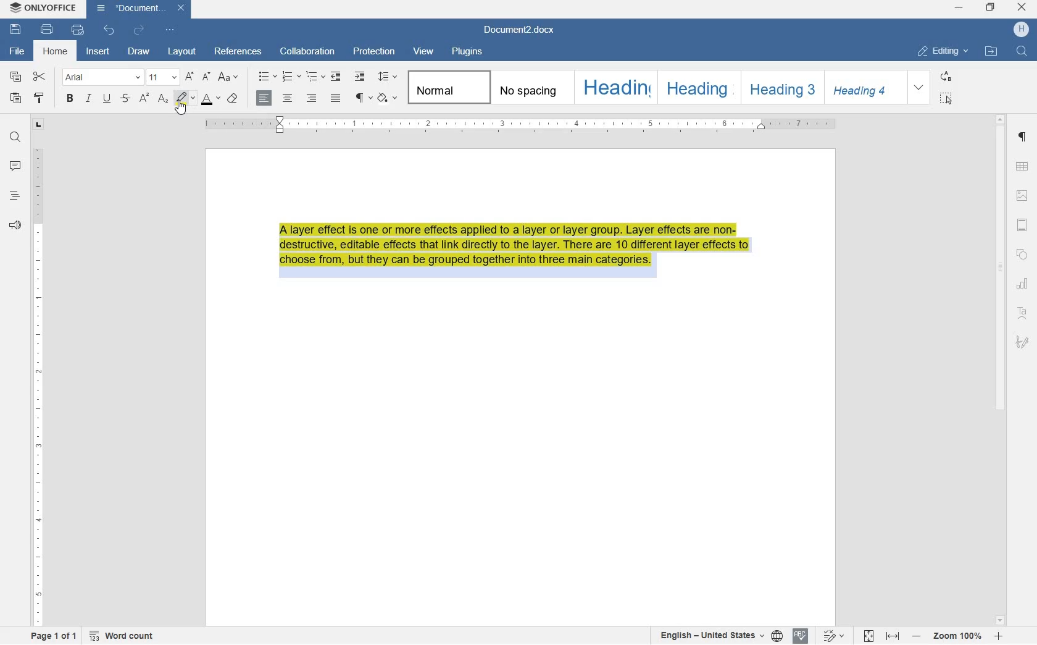  I want to click on LAYOUT, so click(182, 53).